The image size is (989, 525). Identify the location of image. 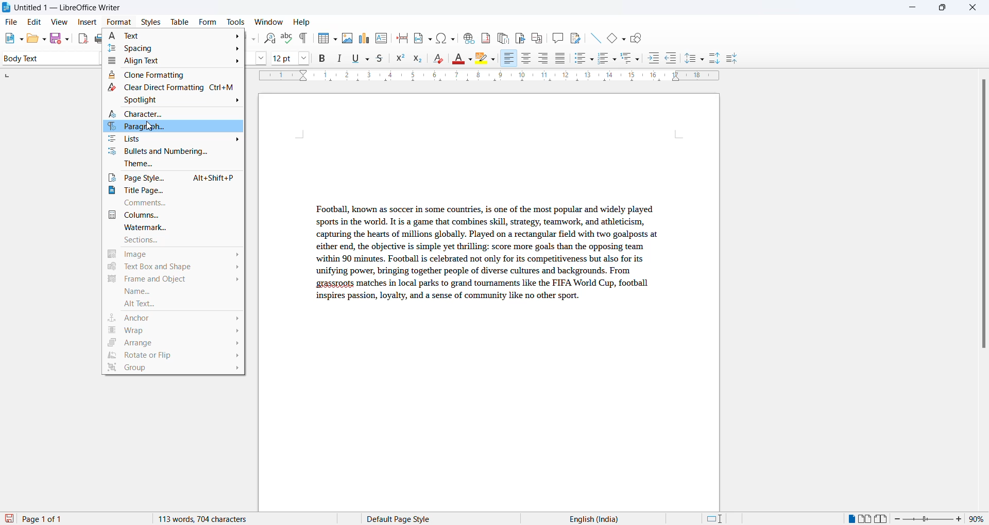
(174, 255).